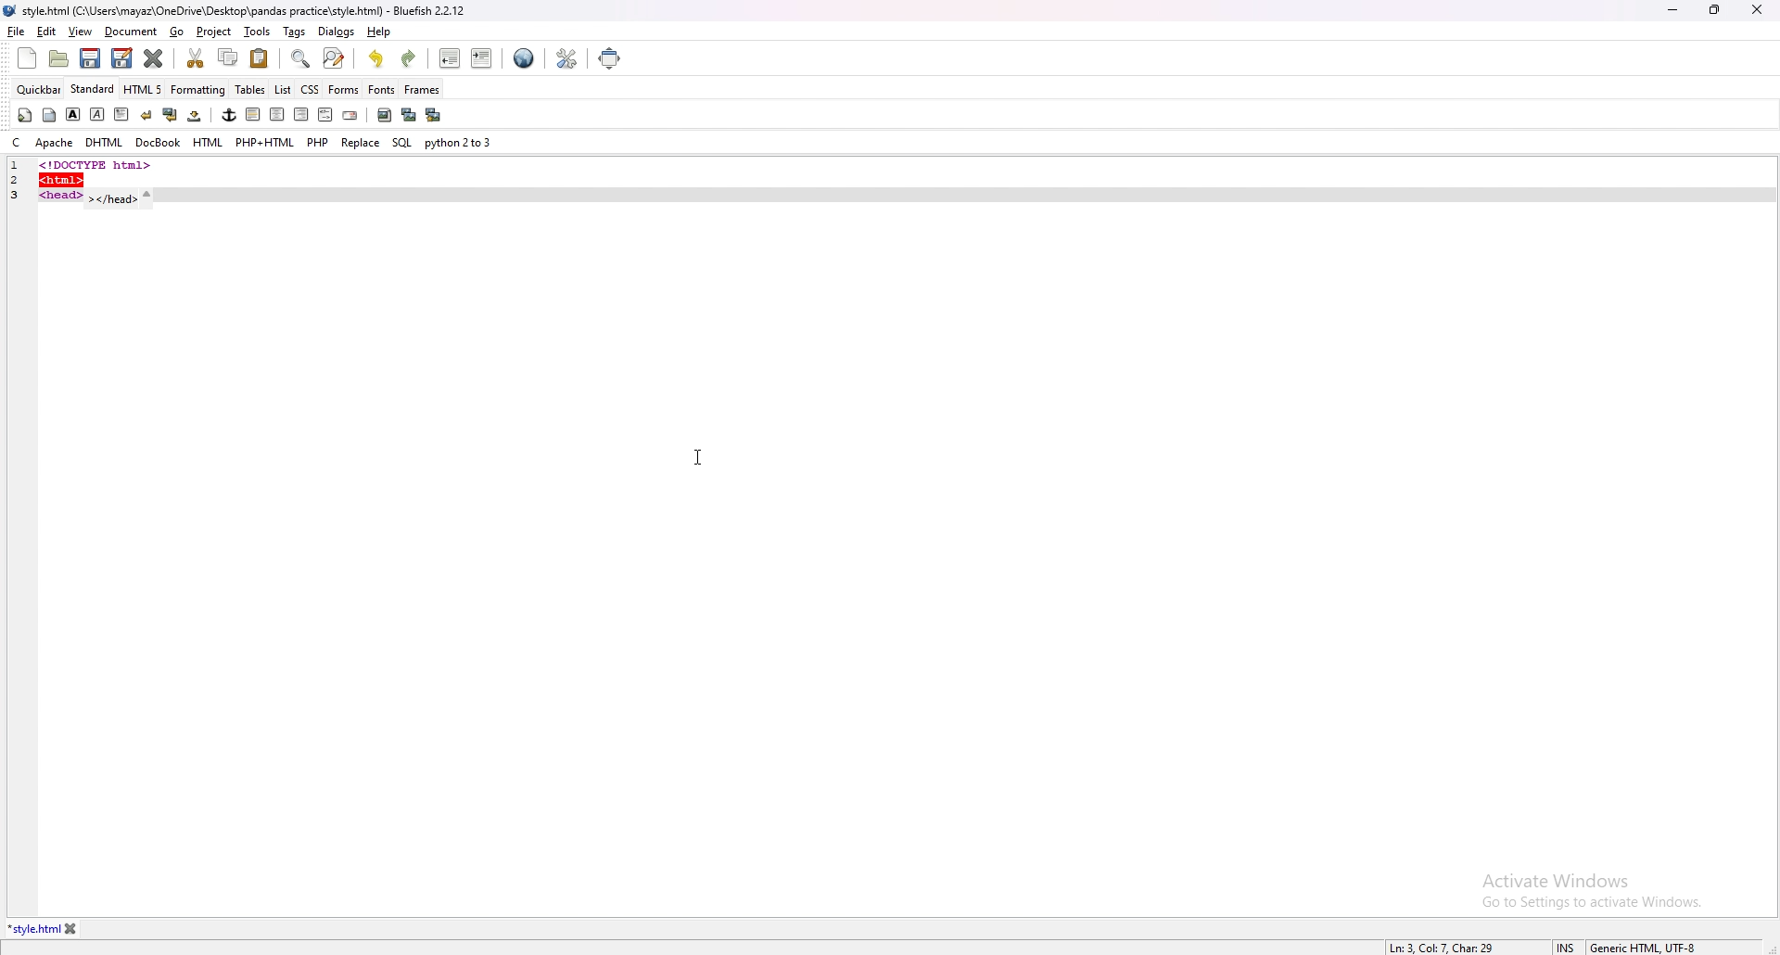 The height and width of the screenshot is (955, 1780). Describe the element at coordinates (251, 90) in the screenshot. I see `tables` at that location.